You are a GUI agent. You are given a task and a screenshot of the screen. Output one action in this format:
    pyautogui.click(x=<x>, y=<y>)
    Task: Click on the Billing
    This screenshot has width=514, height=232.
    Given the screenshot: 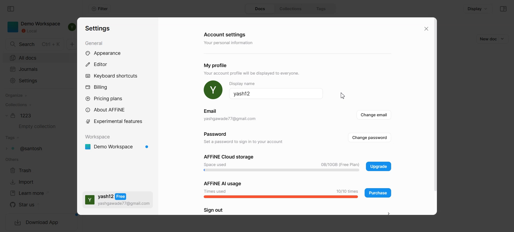 What is the action you would take?
    pyautogui.click(x=96, y=88)
    